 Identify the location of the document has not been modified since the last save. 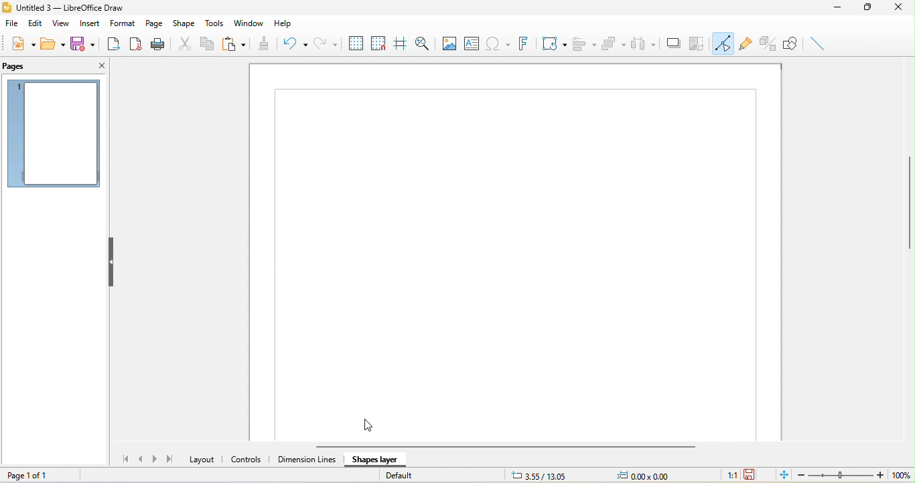
(755, 475).